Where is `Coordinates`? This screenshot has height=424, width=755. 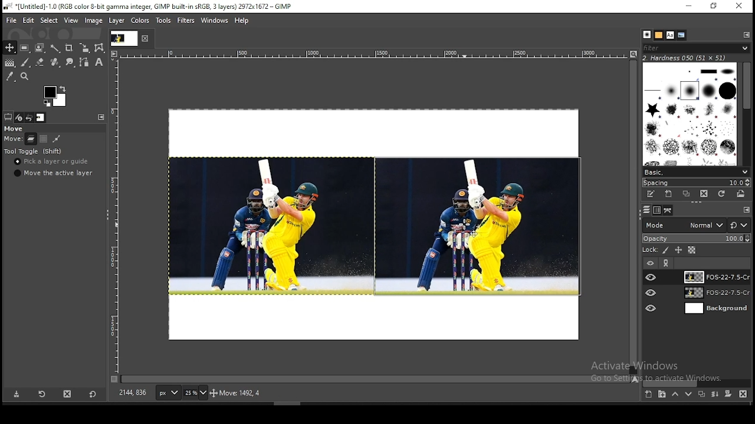 Coordinates is located at coordinates (133, 393).